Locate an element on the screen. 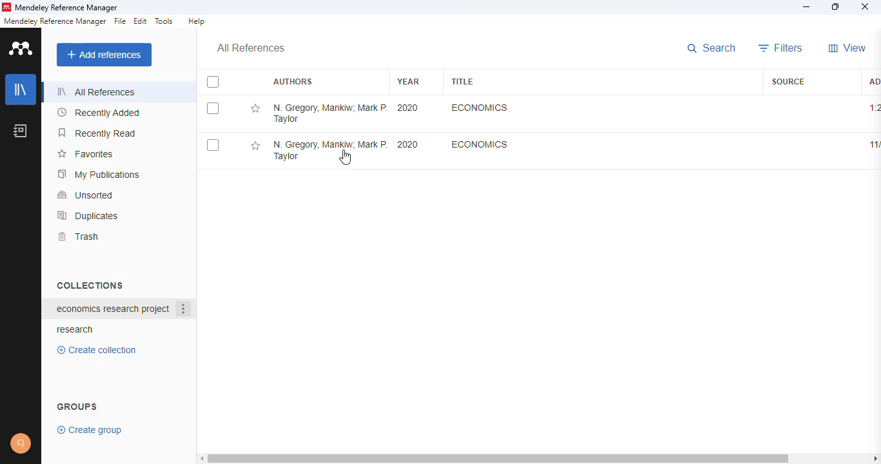 The width and height of the screenshot is (881, 464). my publications is located at coordinates (99, 174).